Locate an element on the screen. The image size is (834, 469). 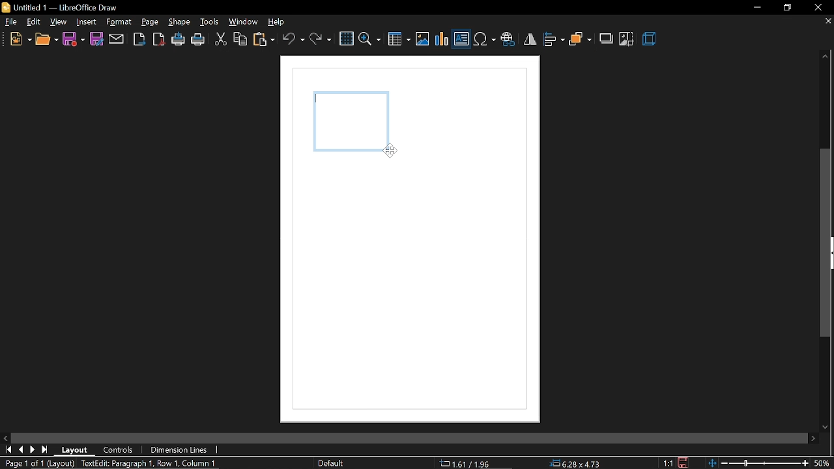
layout is located at coordinates (79, 451).